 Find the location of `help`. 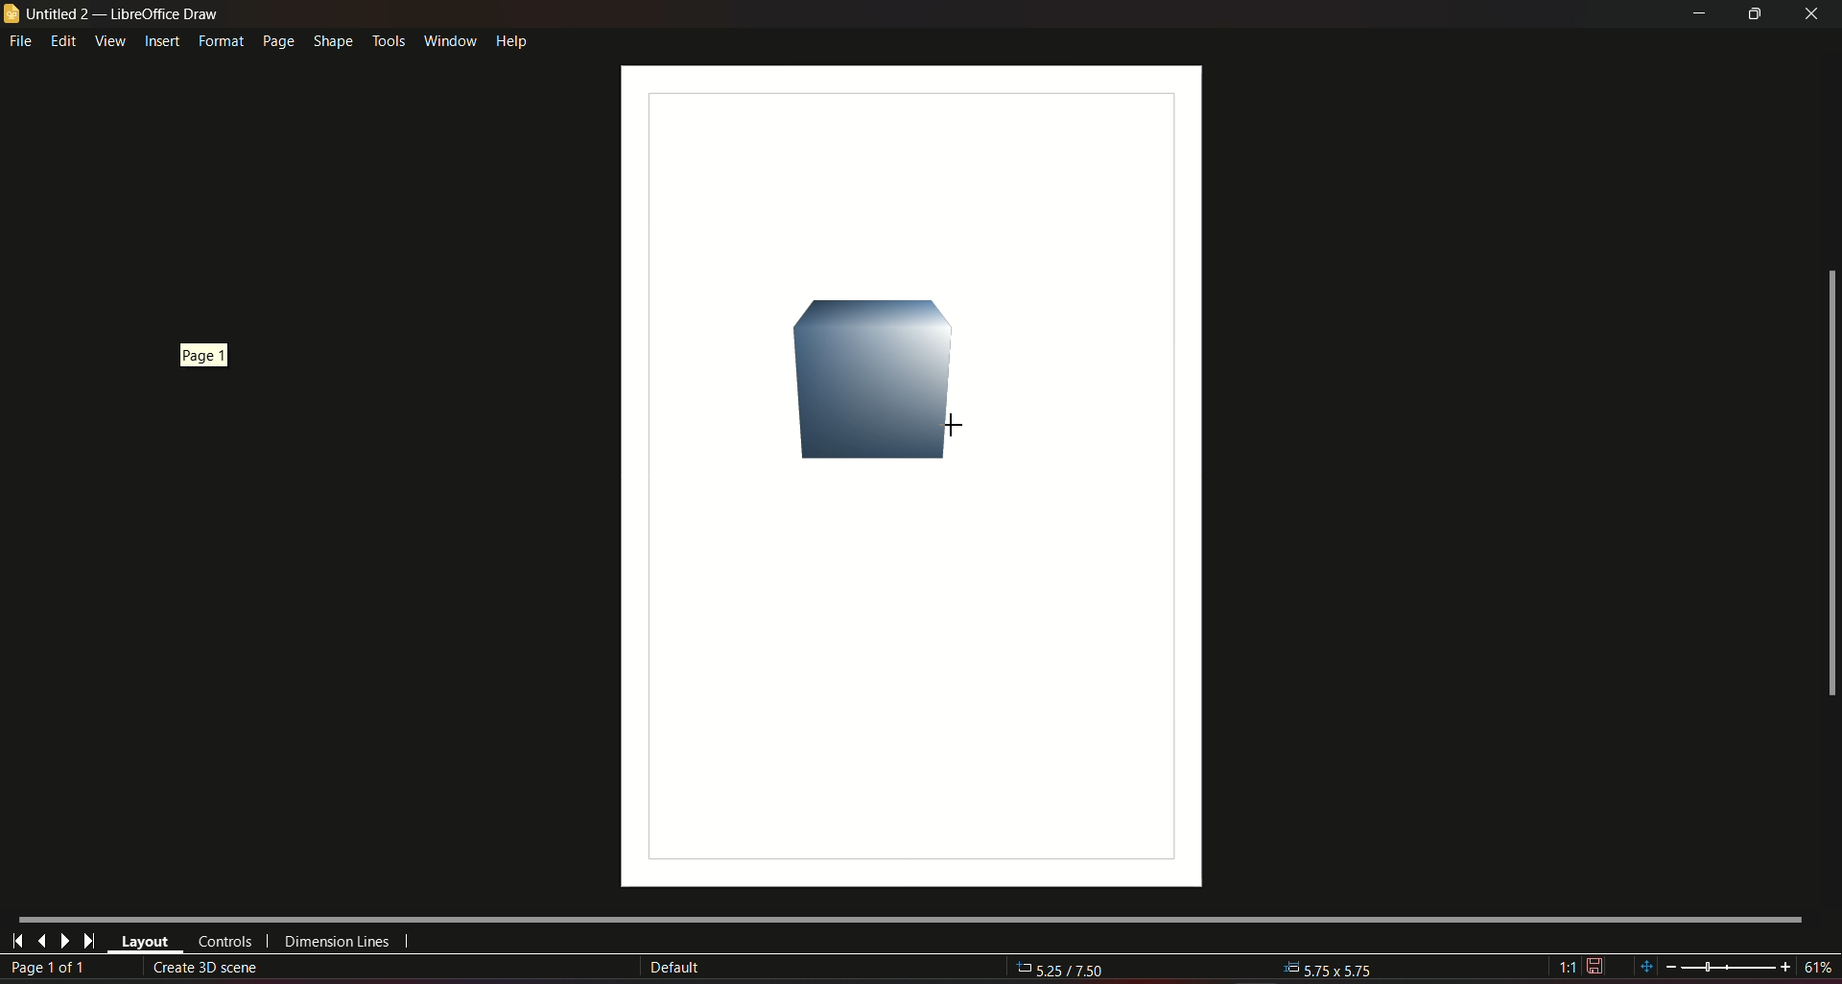

help is located at coordinates (512, 39).